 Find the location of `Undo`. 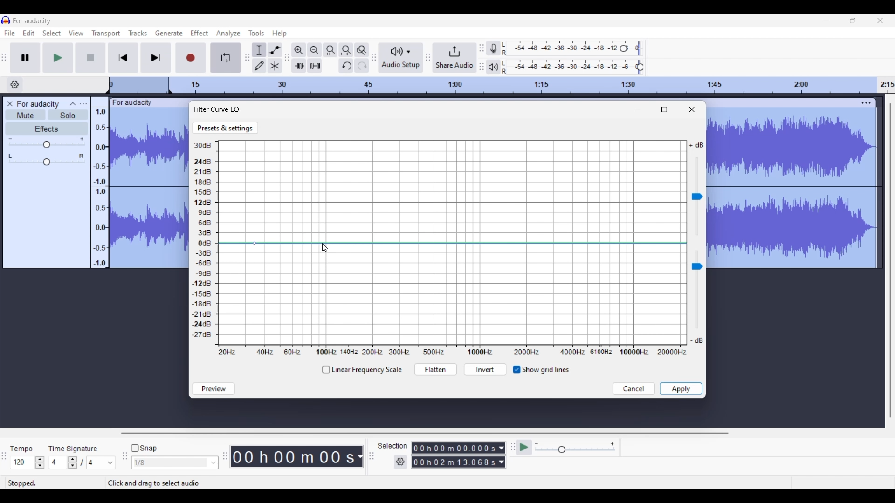

Undo is located at coordinates (346, 65).